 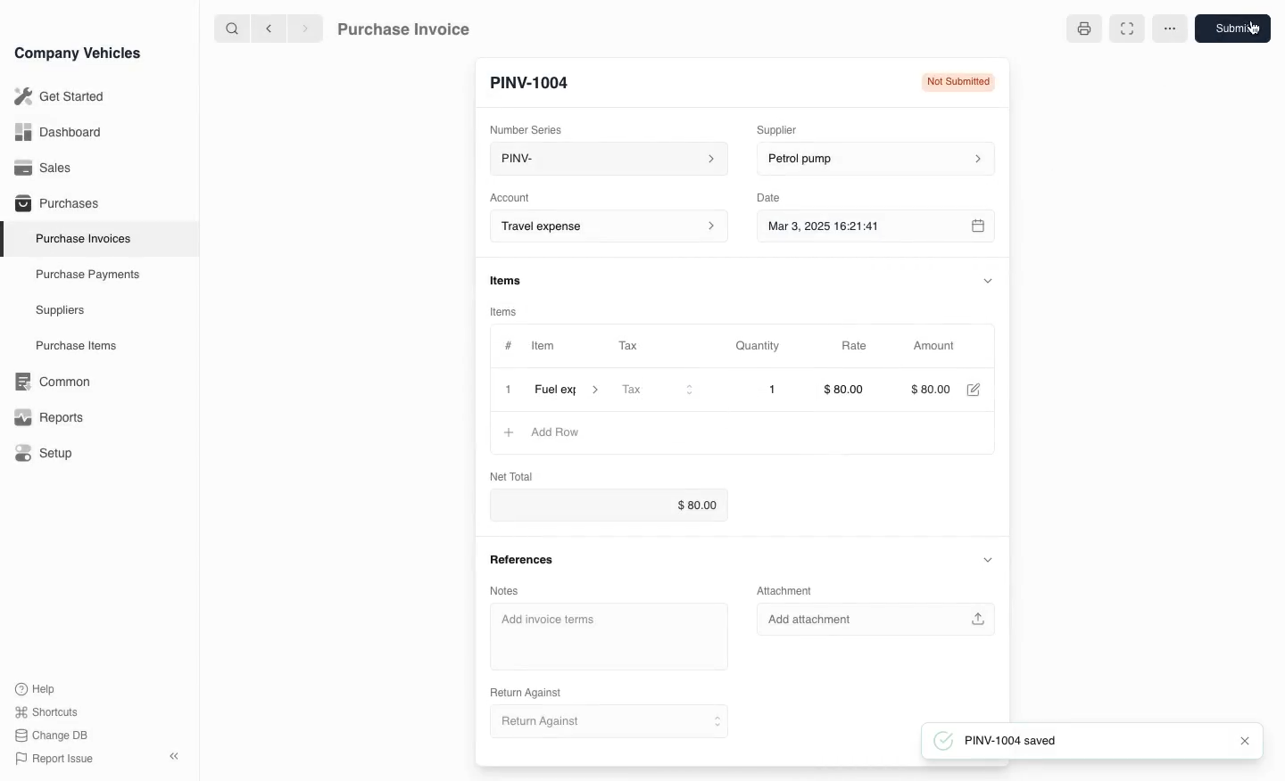 I want to click on Purchase Invoices, so click(x=79, y=238).